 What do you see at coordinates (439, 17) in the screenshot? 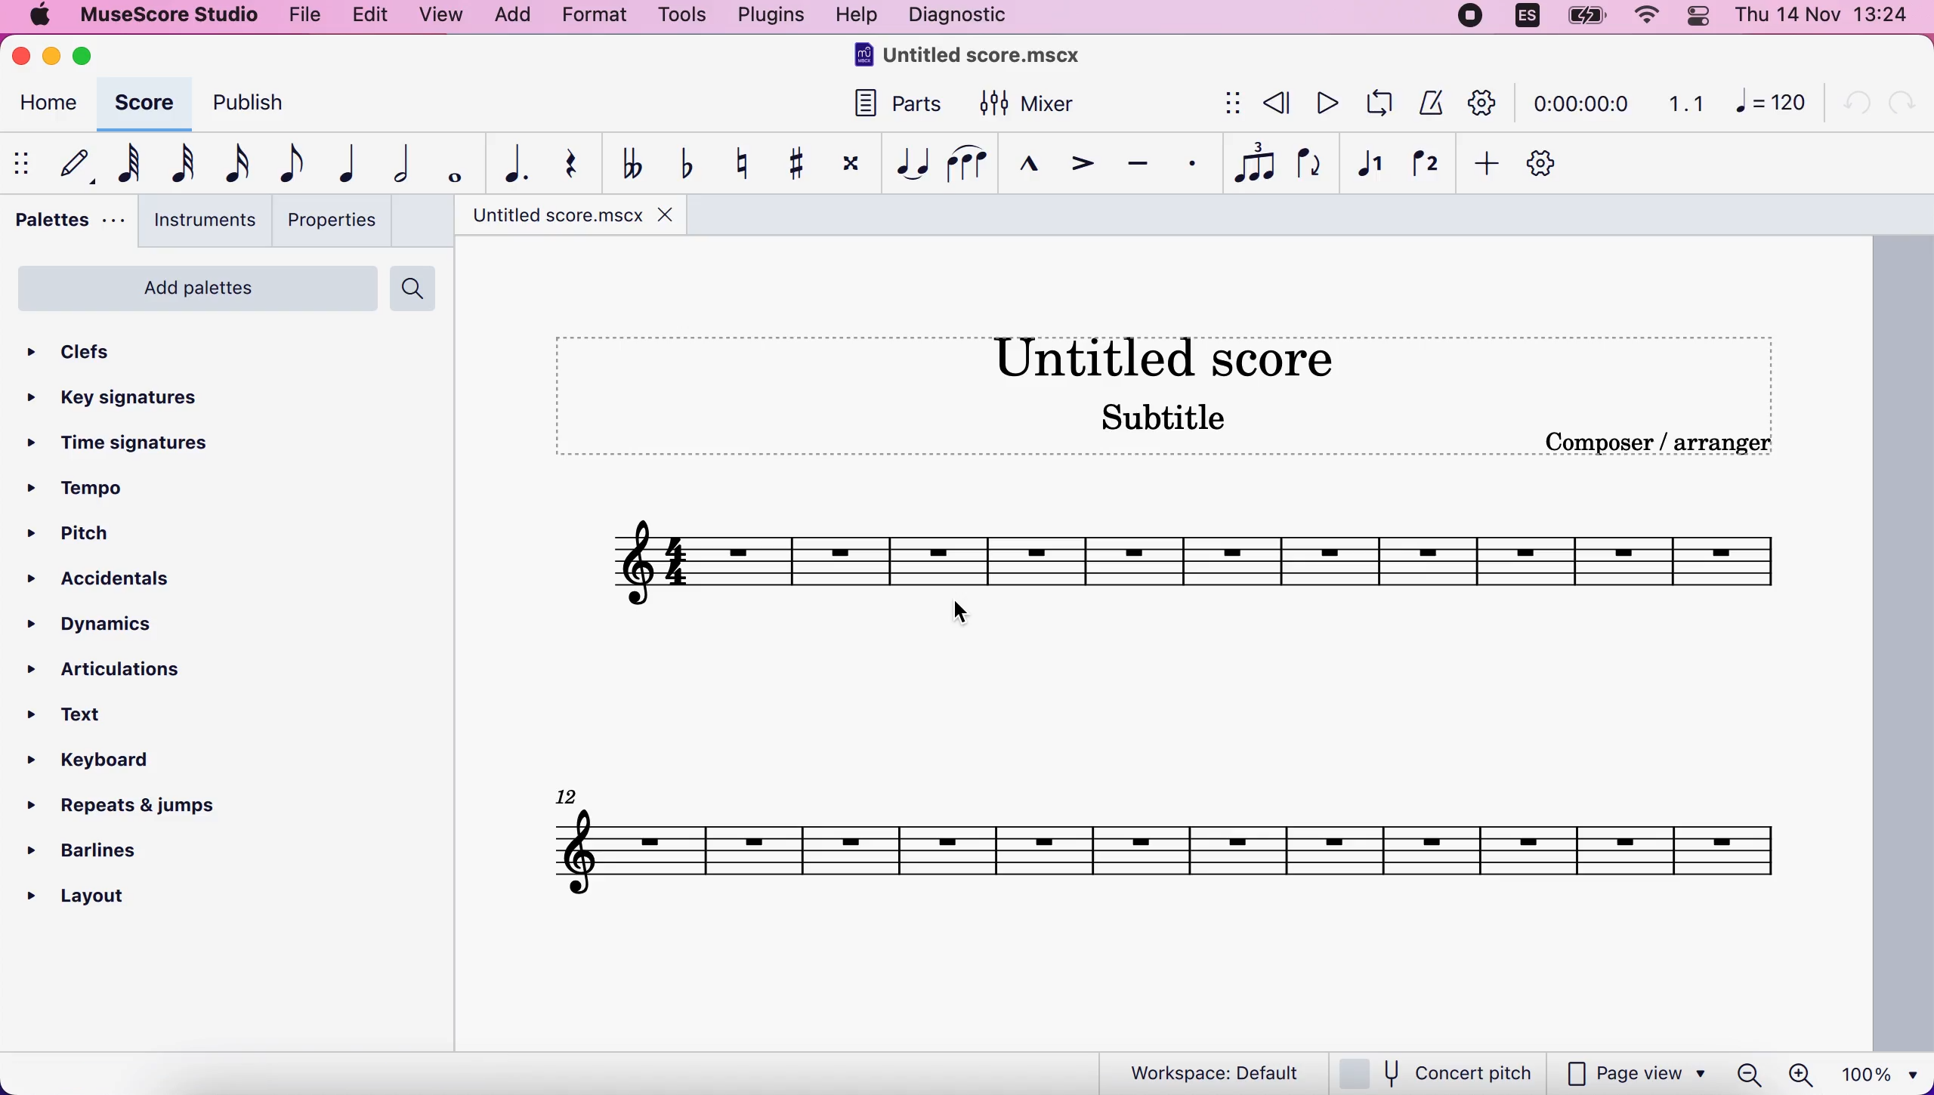
I see `view` at bounding box center [439, 17].